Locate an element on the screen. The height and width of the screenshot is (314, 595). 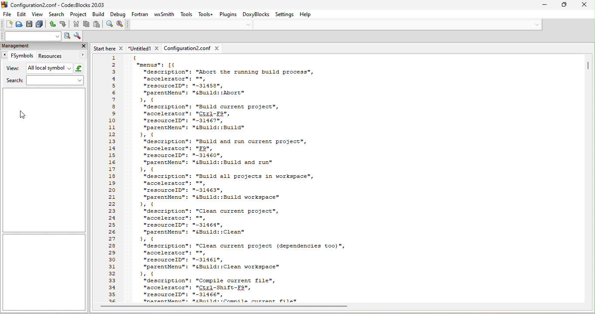
start here is located at coordinates (109, 48).